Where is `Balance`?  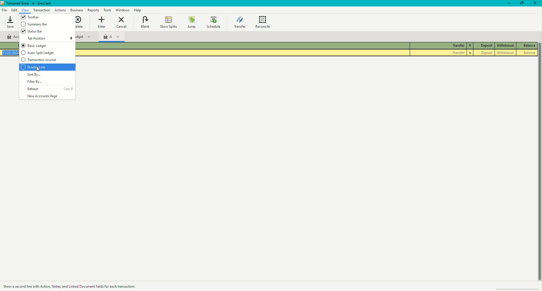
Balance is located at coordinates (528, 53).